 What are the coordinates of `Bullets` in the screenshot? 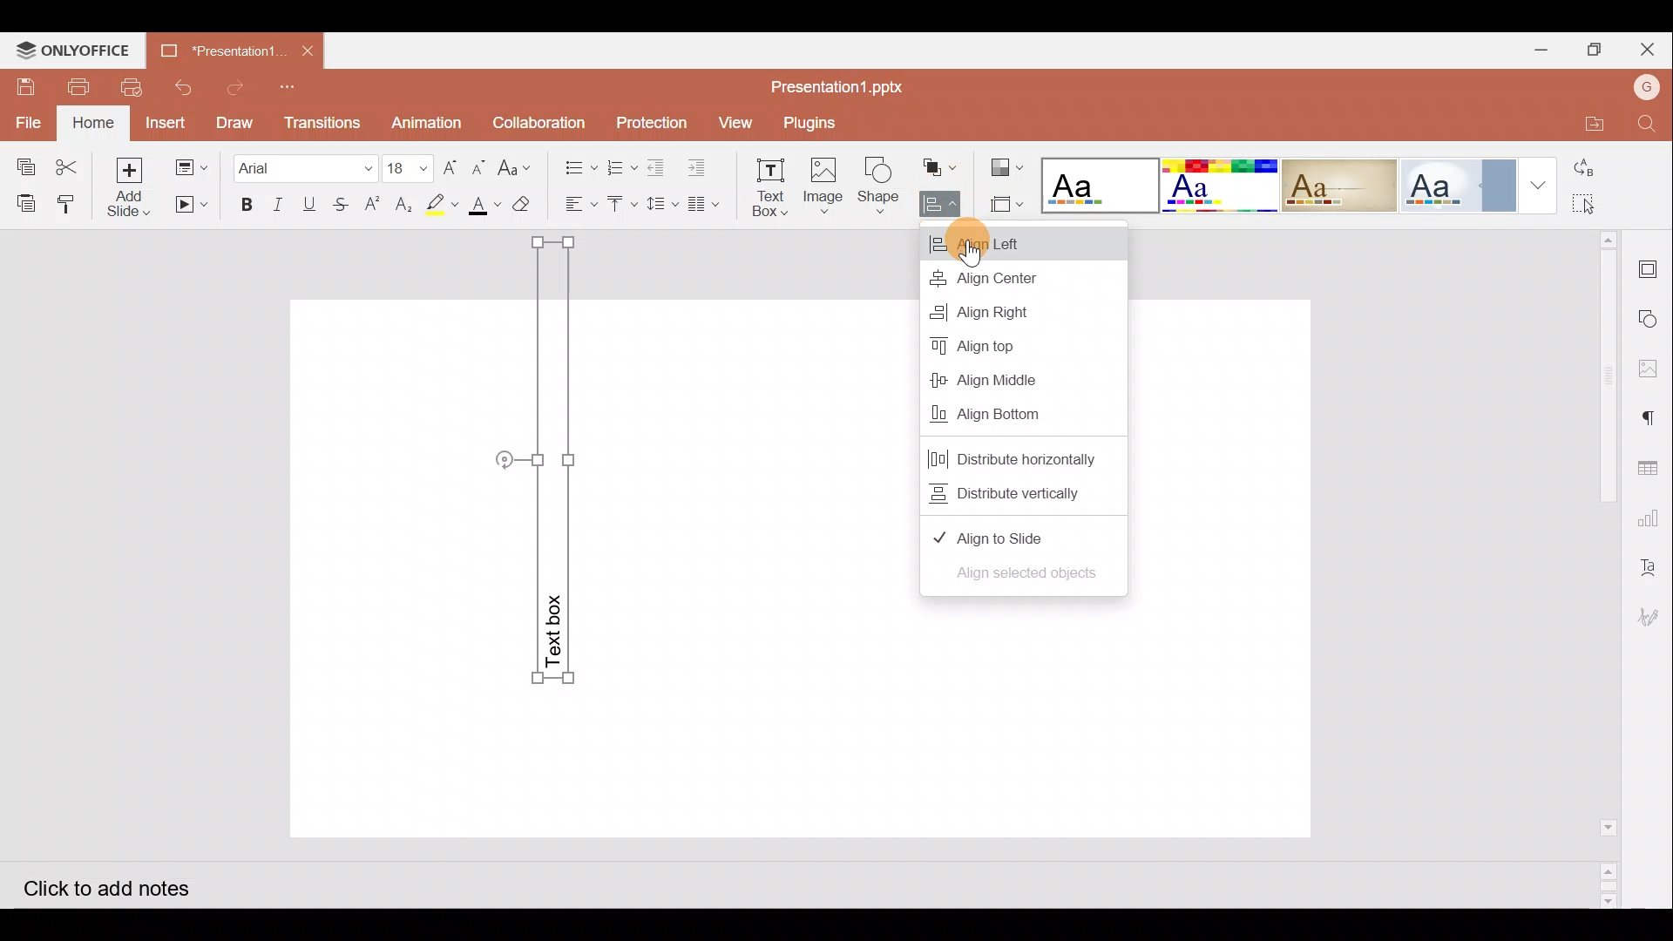 It's located at (576, 163).